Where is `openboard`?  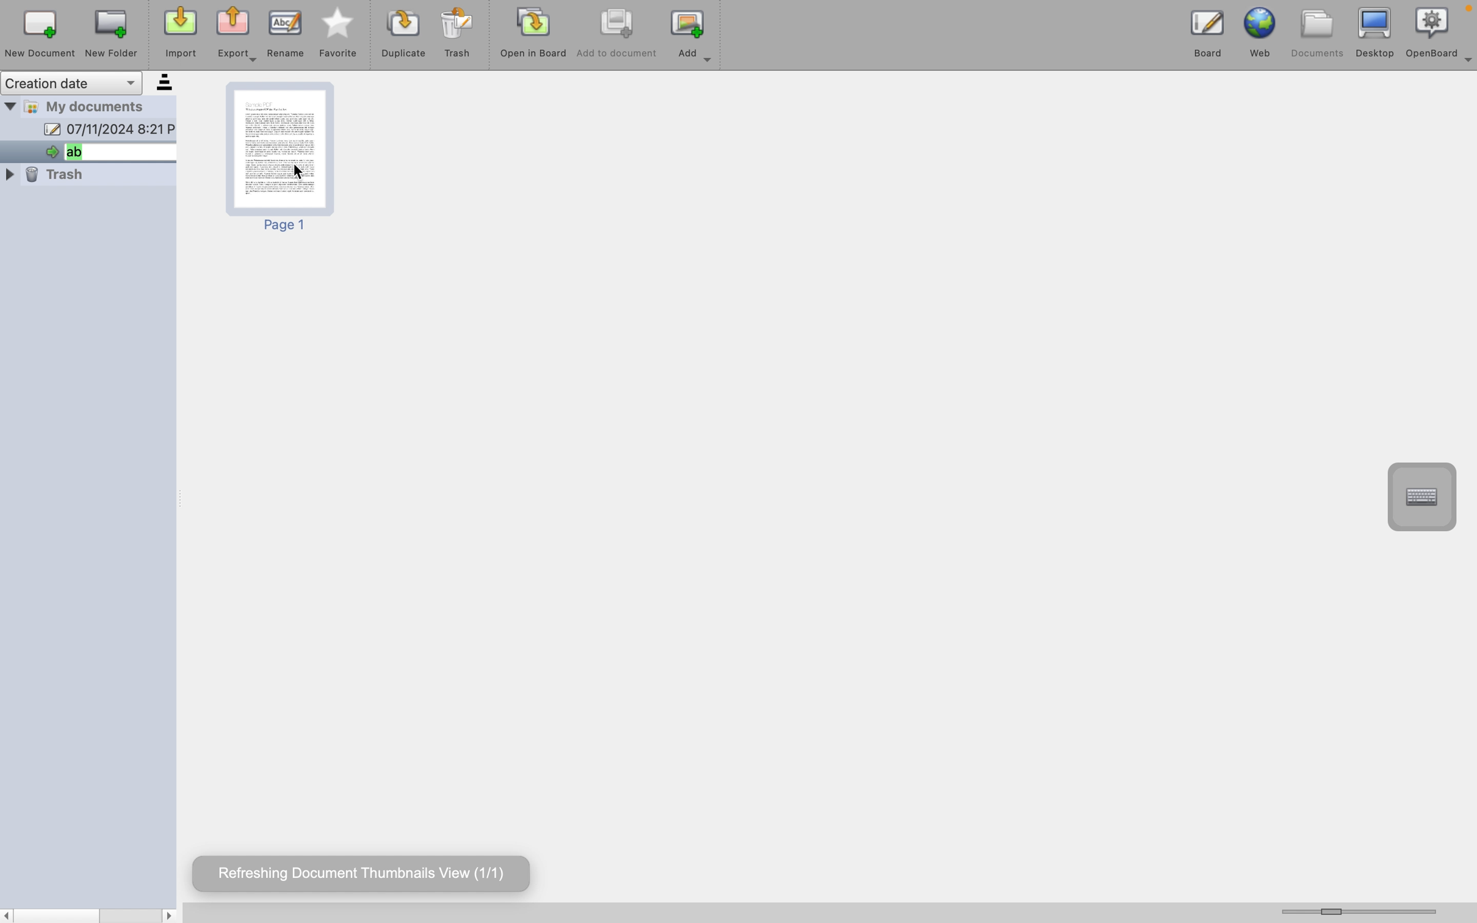
openboard is located at coordinates (1432, 31).